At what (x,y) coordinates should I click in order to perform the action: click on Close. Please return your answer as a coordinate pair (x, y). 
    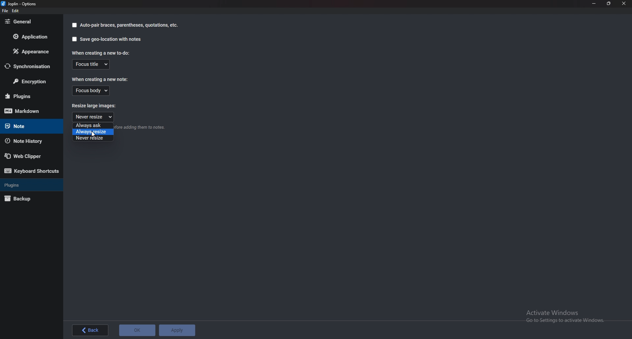
    Looking at the image, I should click on (624, 4).